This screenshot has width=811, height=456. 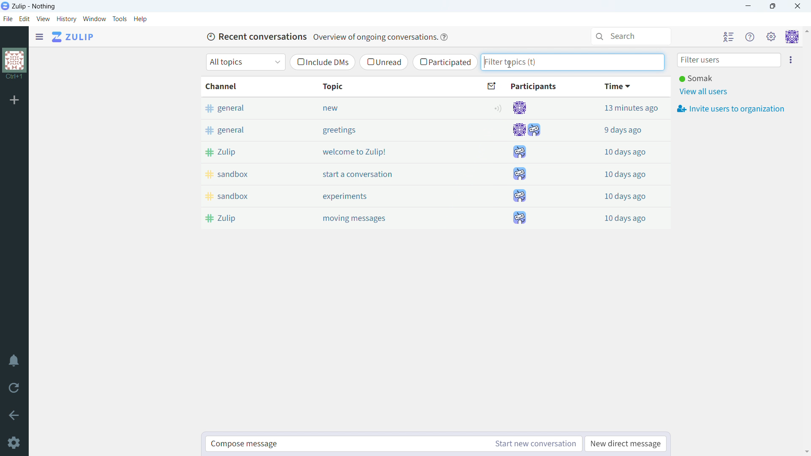 I want to click on enable do not disturb, so click(x=14, y=360).